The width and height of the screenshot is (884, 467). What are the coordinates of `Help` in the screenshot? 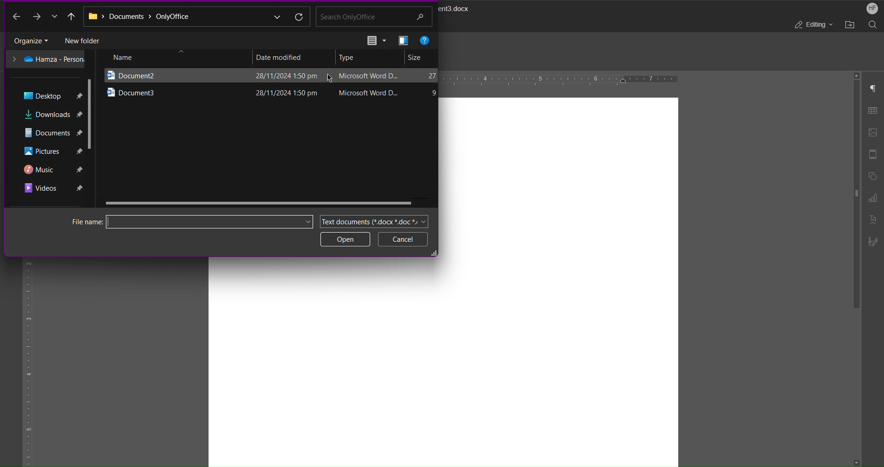 It's located at (425, 40).